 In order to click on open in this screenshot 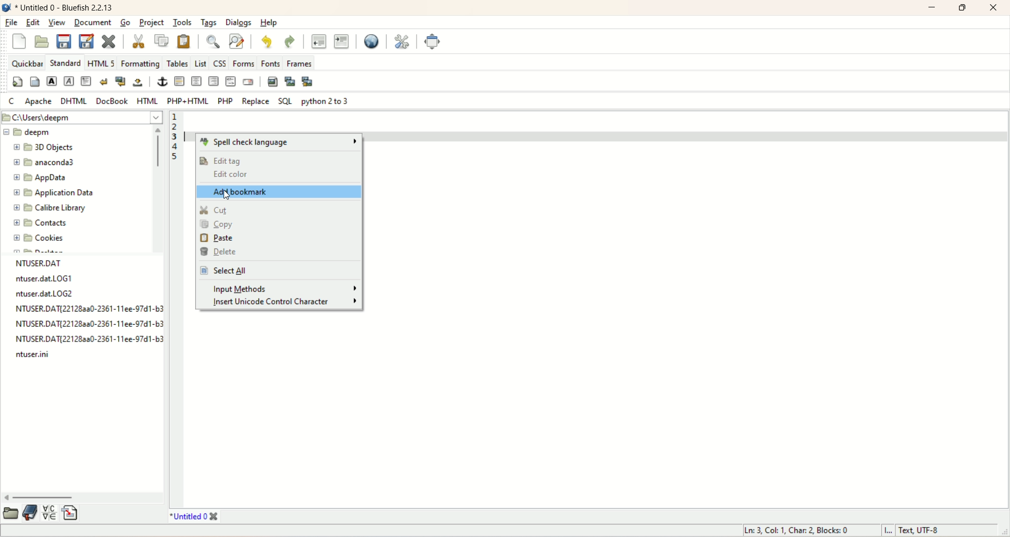, I will do `click(9, 516)`.